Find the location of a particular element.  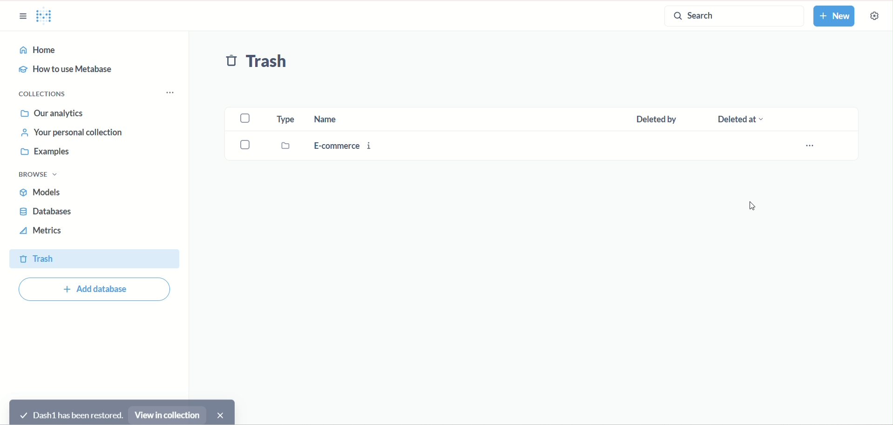

deleted at is located at coordinates (754, 118).